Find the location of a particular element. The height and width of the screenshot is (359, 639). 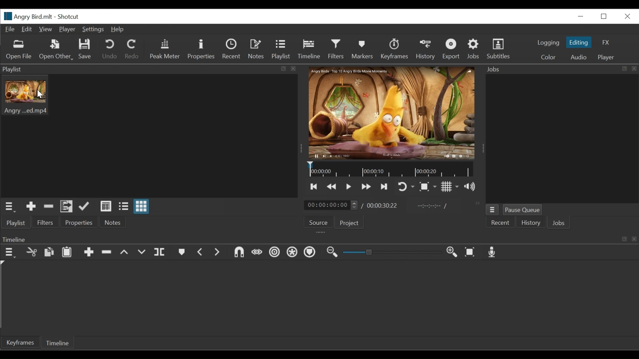

Timeline is located at coordinates (390, 170).